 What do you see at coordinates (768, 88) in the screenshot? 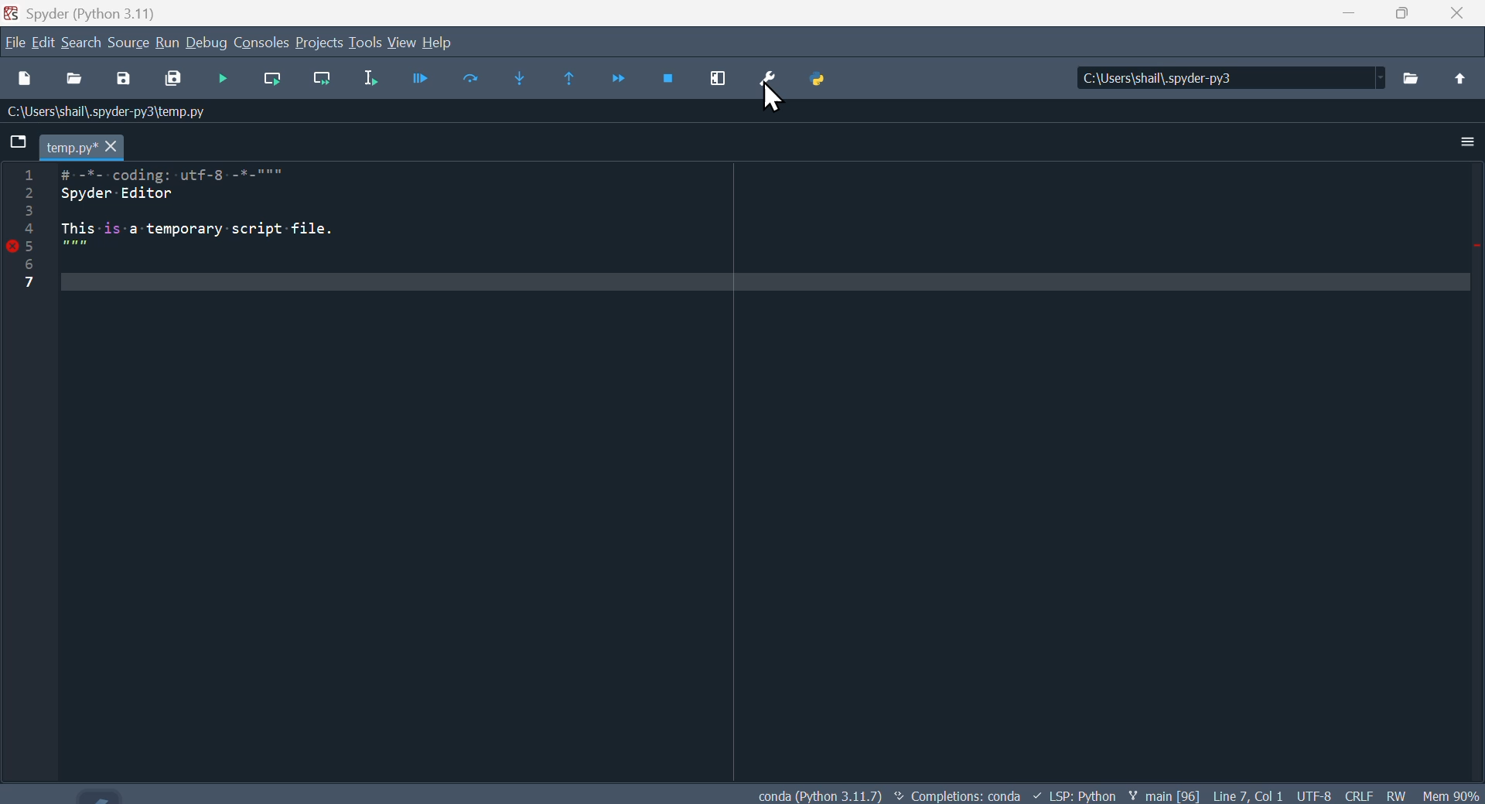
I see `Preferences` at bounding box center [768, 88].